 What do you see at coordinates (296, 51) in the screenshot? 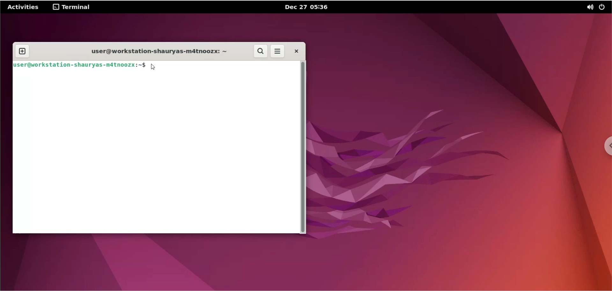
I see `Close` at bounding box center [296, 51].